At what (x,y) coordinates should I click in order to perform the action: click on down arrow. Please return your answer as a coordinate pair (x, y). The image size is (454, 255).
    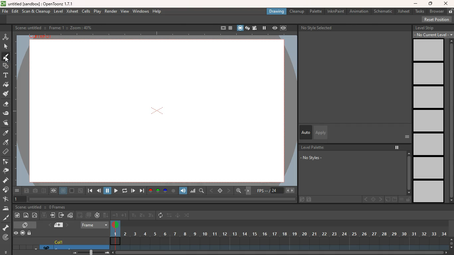
    Looking at the image, I should click on (35, 247).